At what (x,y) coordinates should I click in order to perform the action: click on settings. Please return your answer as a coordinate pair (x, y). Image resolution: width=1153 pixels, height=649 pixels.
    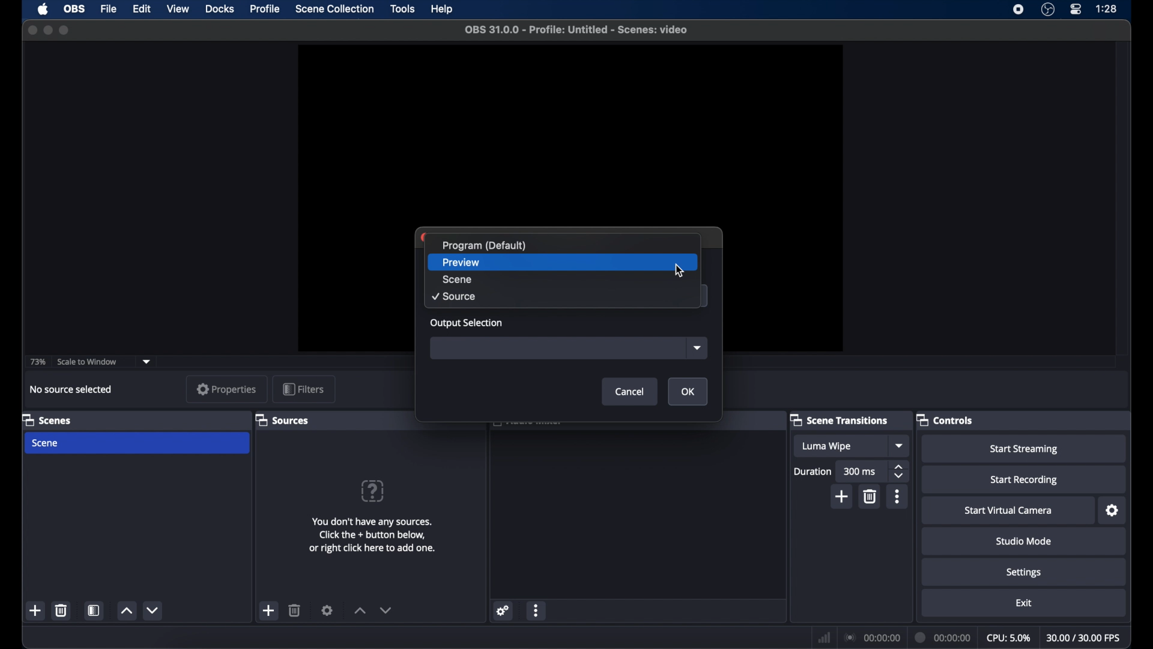
    Looking at the image, I should click on (1024, 572).